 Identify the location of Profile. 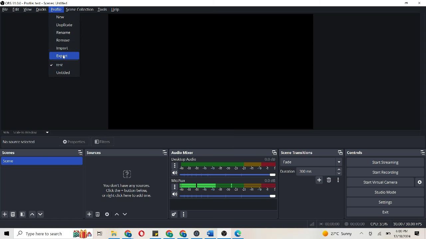
(55, 10).